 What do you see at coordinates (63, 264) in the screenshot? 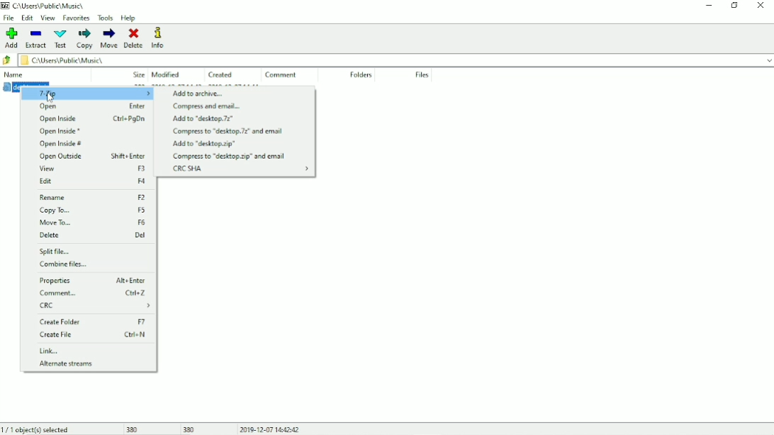
I see `Combine files` at bounding box center [63, 264].